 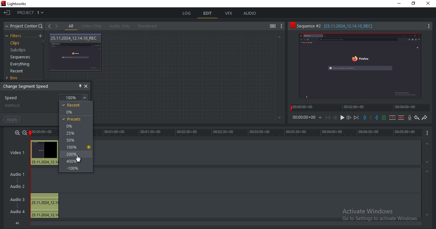 What do you see at coordinates (73, 119) in the screenshot?
I see `presets` at bounding box center [73, 119].